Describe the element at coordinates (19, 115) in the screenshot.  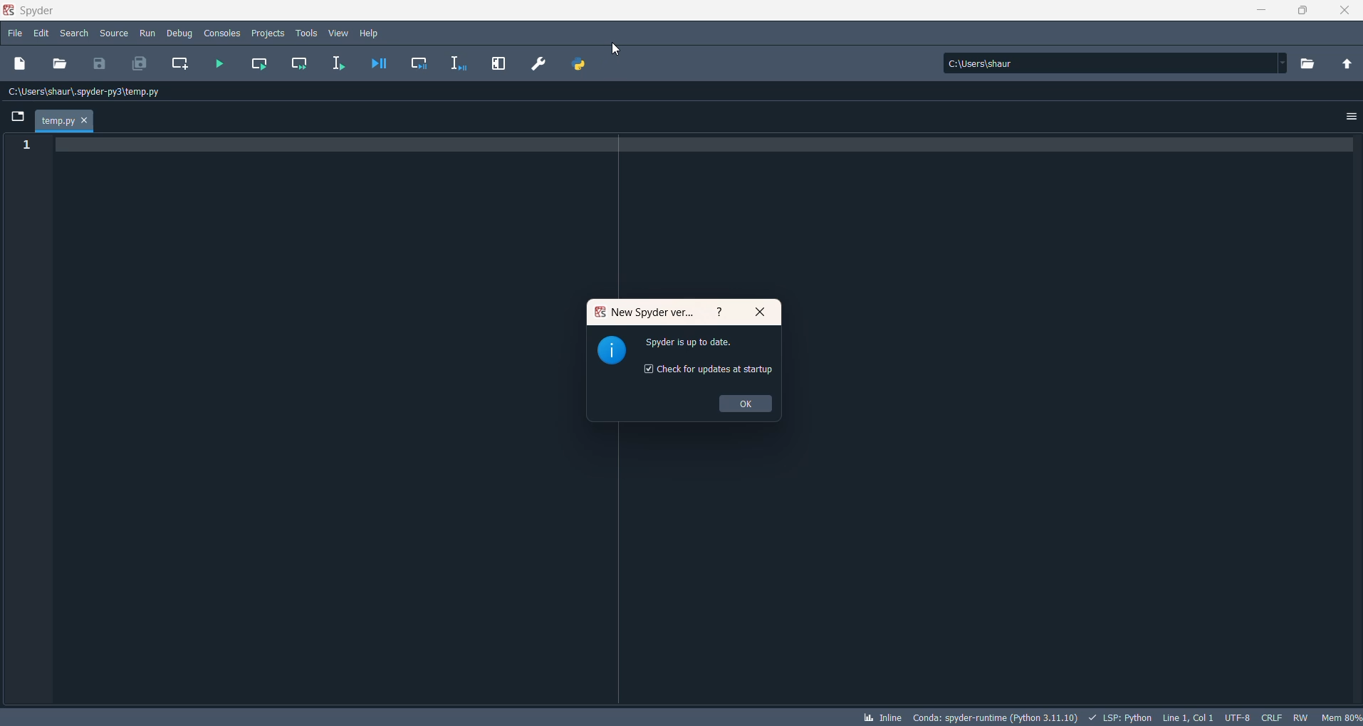
I see `browse tabs` at that location.